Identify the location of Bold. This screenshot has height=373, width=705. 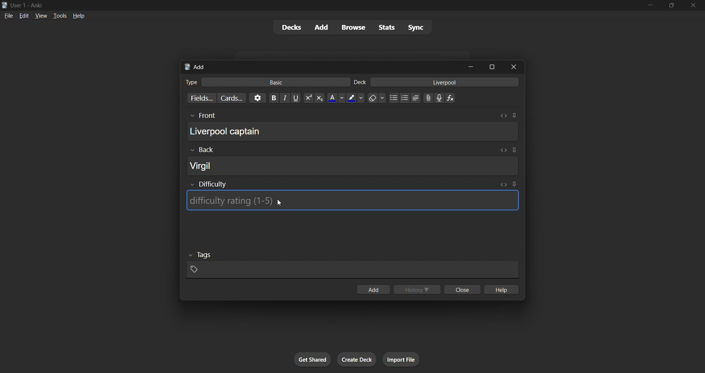
(274, 98).